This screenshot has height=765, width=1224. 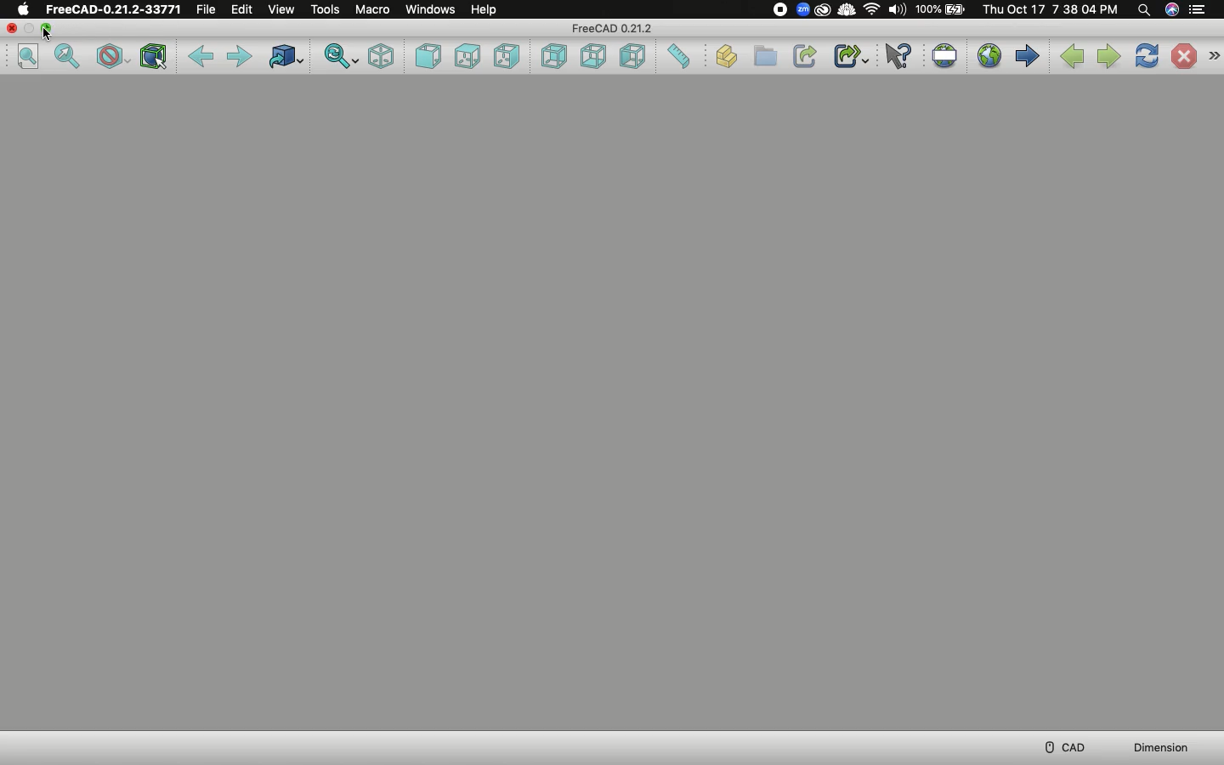 I want to click on Close, so click(x=15, y=28).